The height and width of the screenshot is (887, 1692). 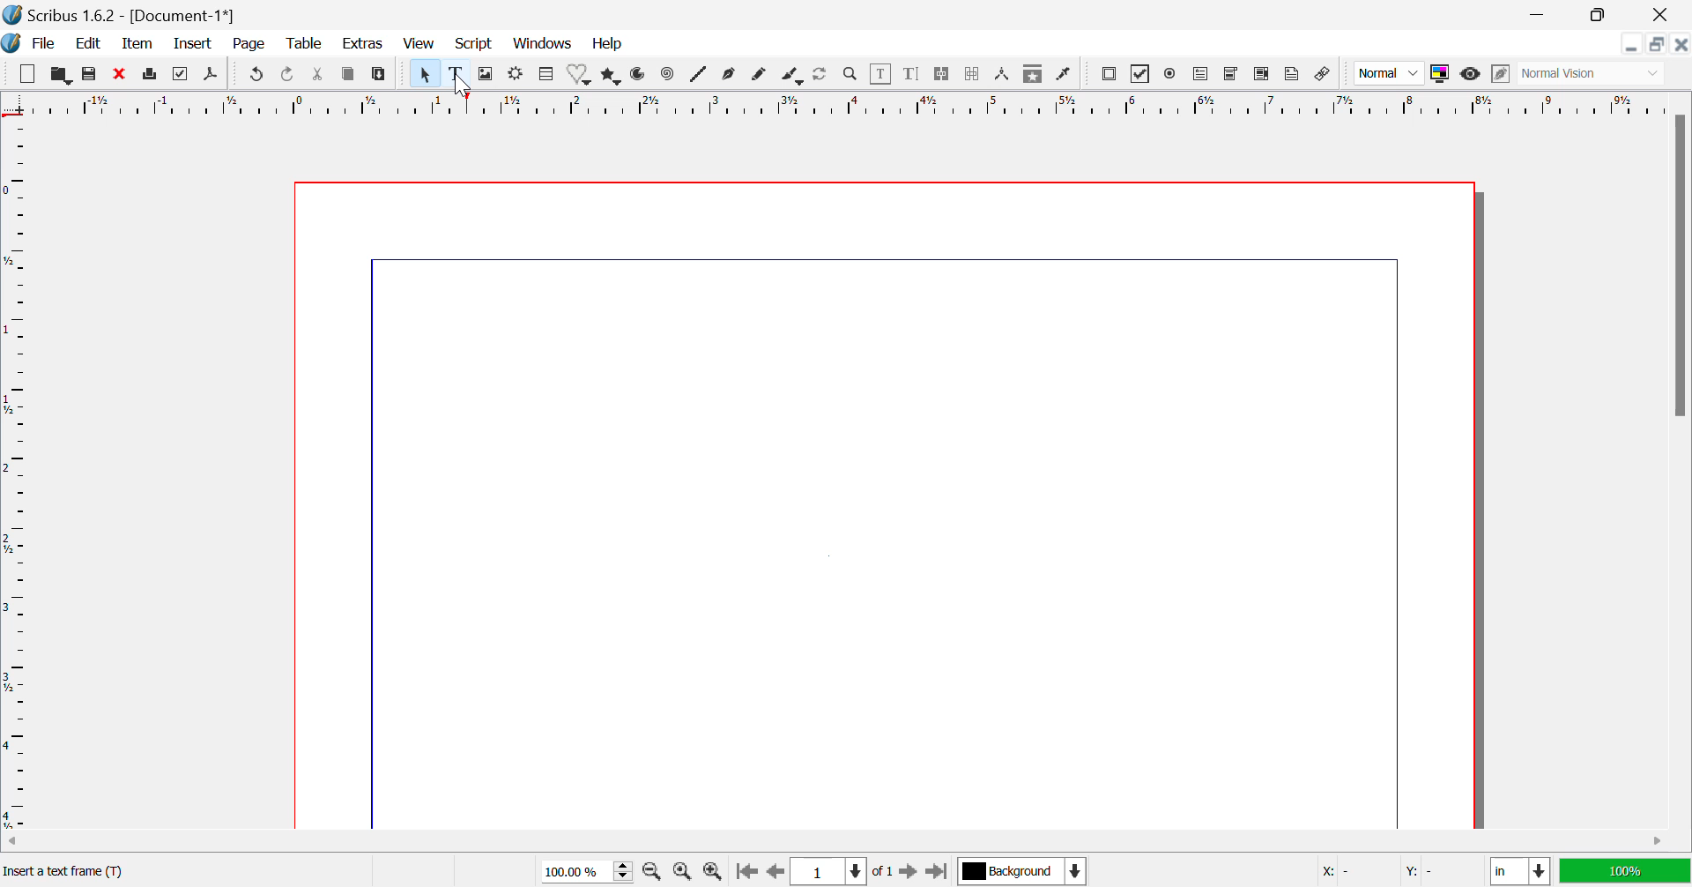 I want to click on Close, so click(x=1661, y=14).